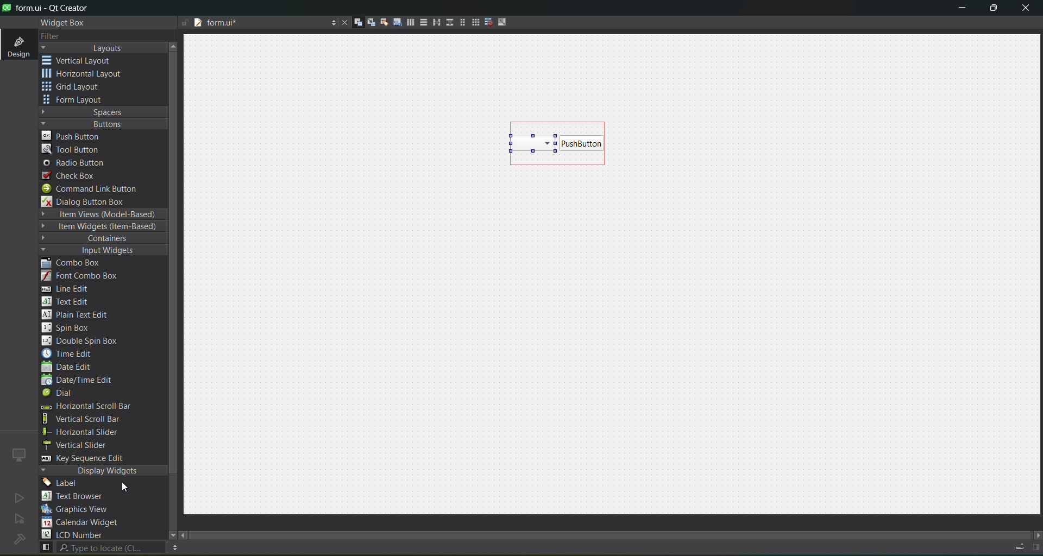  I want to click on close document, so click(342, 23).